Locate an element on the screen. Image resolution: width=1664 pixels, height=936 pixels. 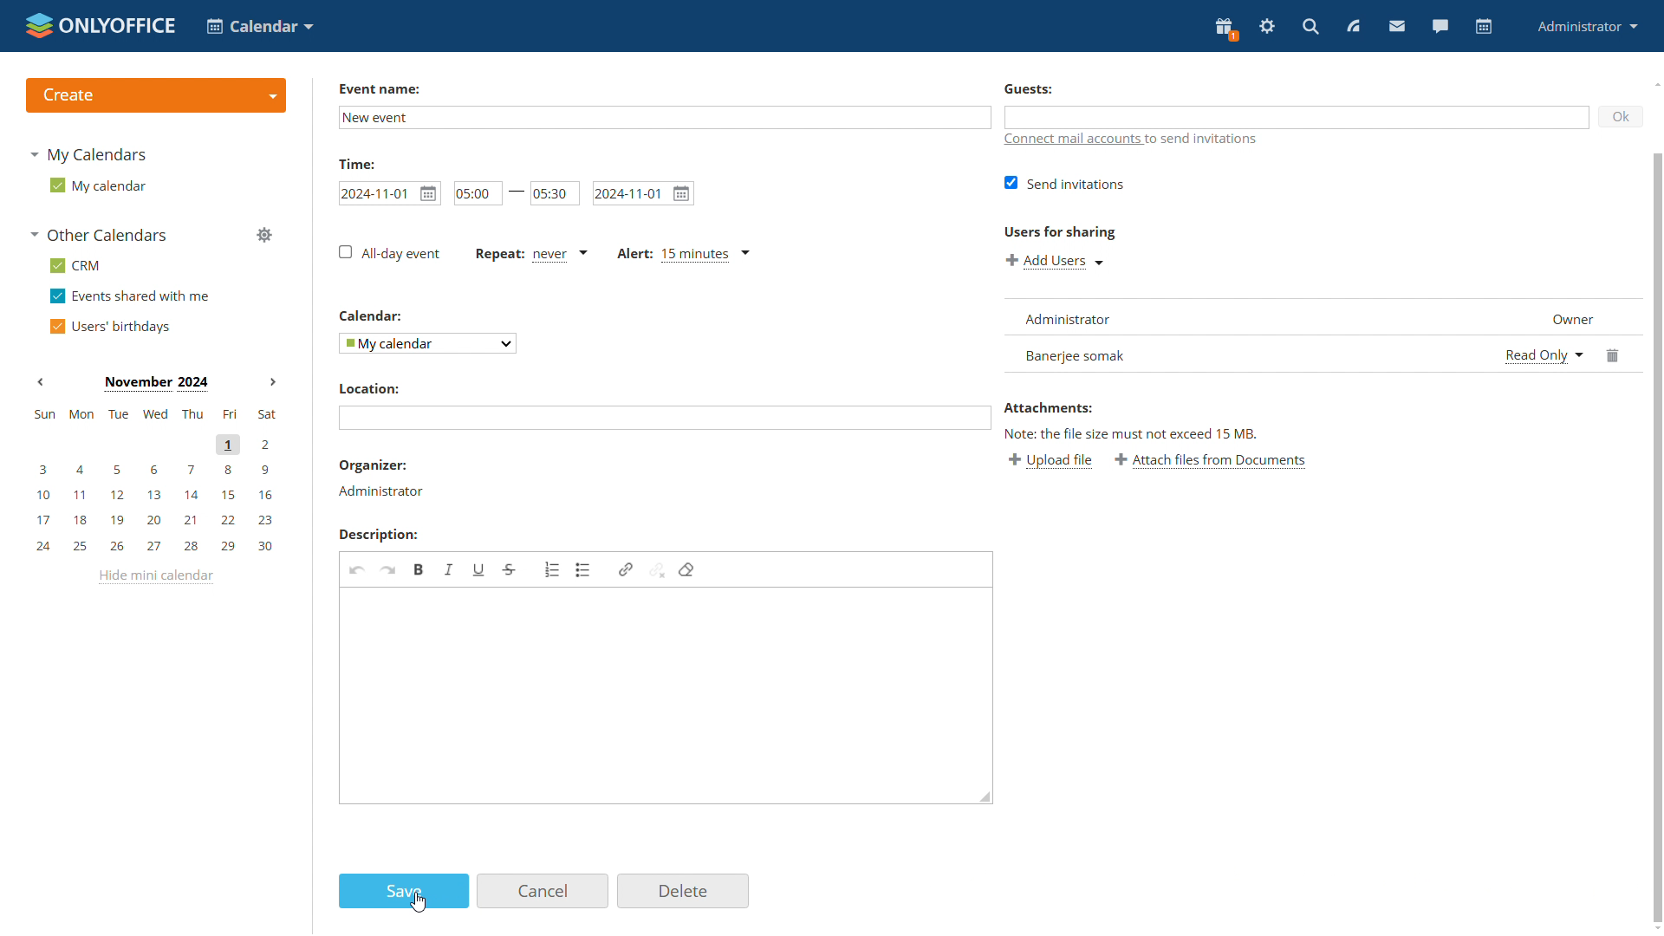
administrator is located at coordinates (1585, 28).